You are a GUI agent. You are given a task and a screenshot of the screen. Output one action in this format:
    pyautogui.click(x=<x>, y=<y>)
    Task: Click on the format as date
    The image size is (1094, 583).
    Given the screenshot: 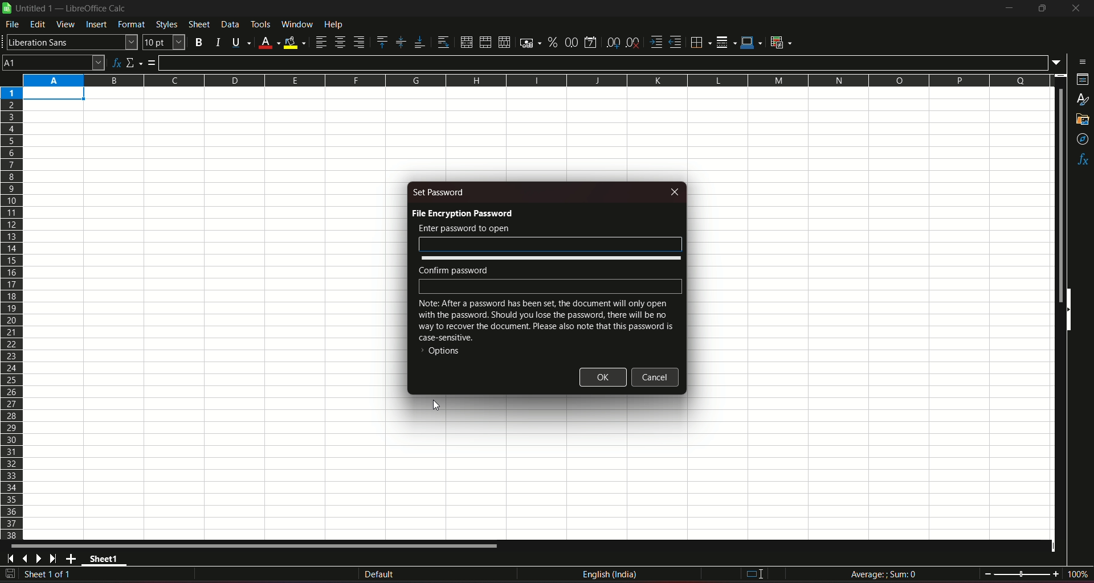 What is the action you would take?
    pyautogui.click(x=592, y=42)
    